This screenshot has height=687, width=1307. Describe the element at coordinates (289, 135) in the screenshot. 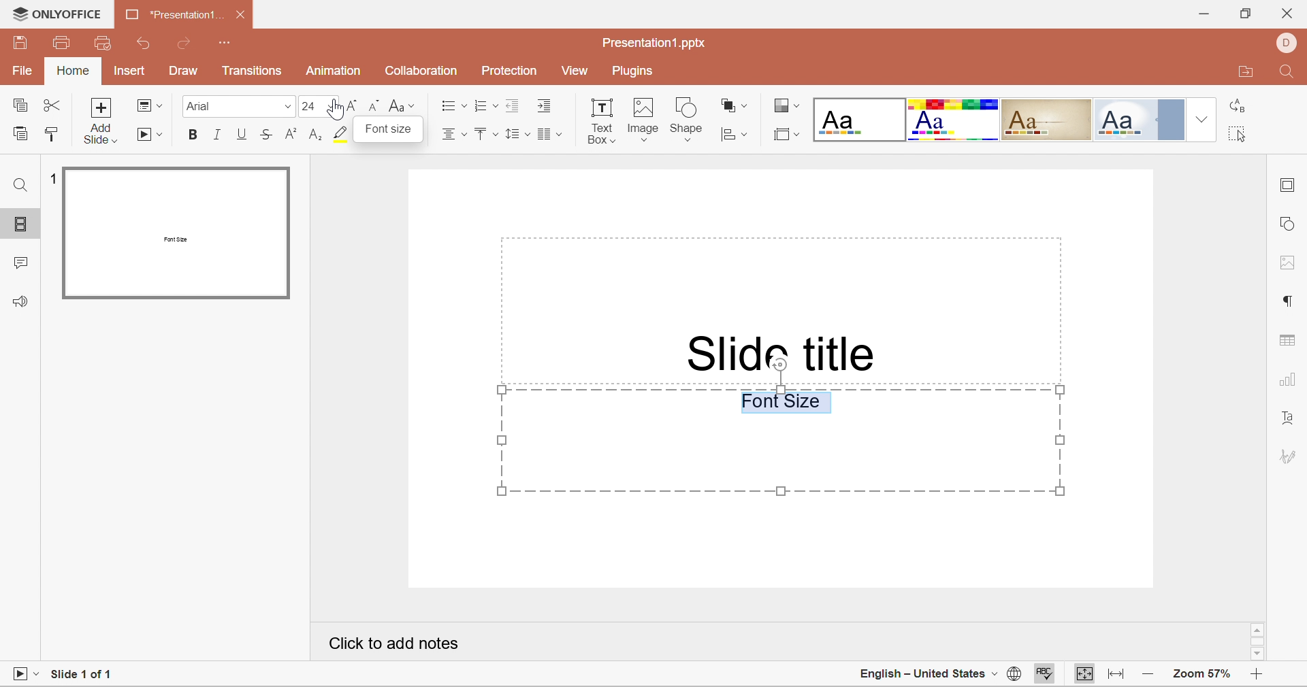

I see `Superscript` at that location.